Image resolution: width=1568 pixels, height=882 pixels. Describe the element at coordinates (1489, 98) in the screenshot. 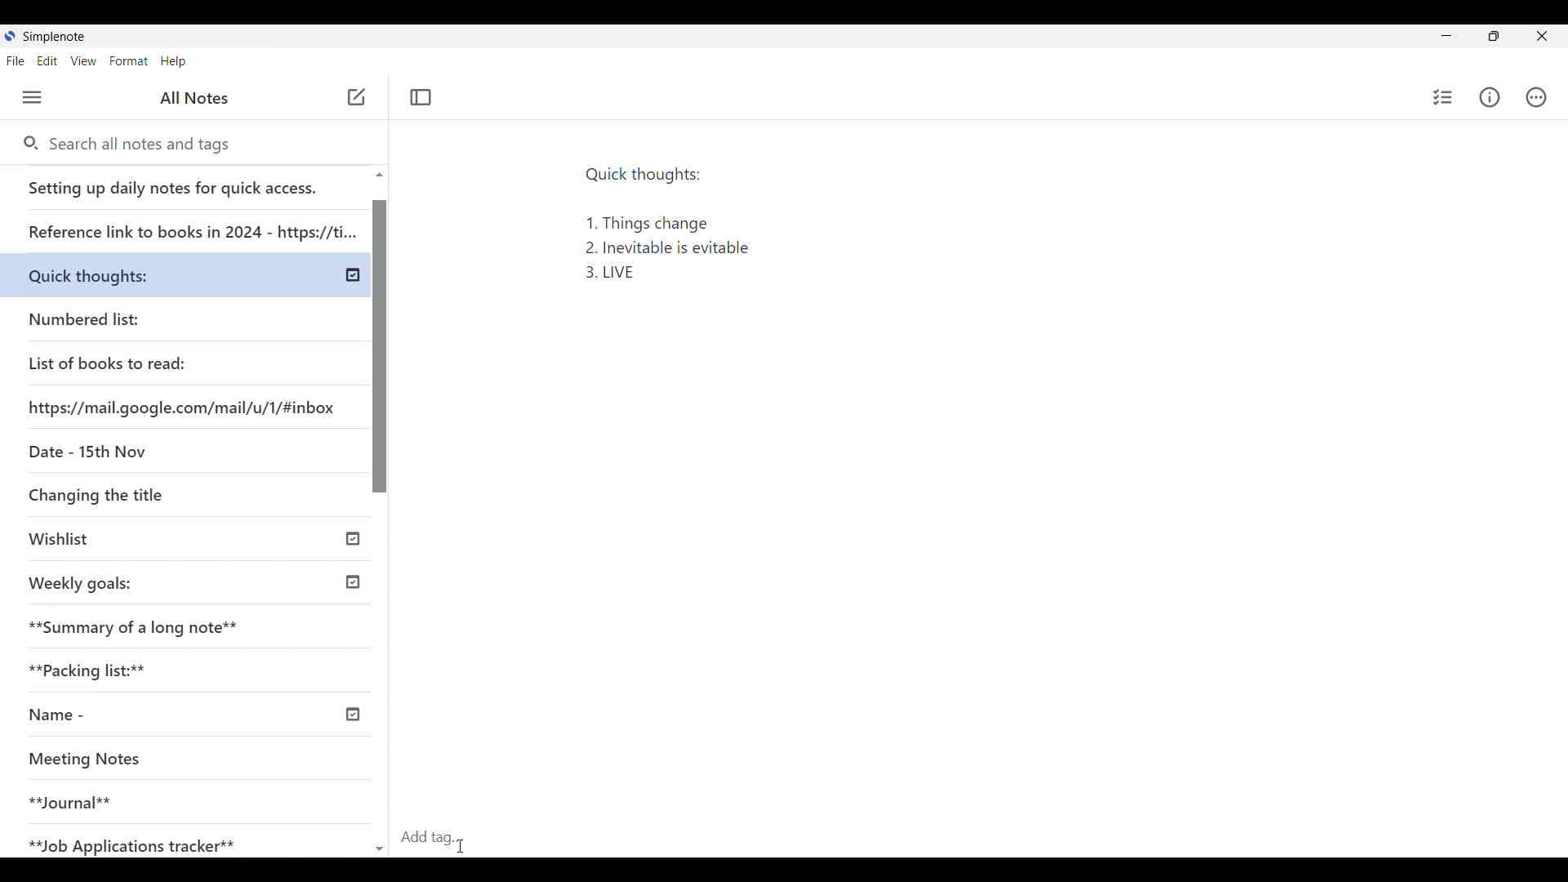

I see `Info` at that location.